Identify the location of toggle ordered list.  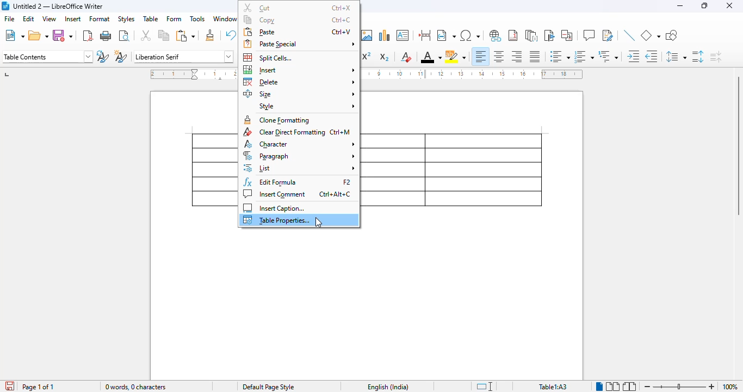
(583, 56).